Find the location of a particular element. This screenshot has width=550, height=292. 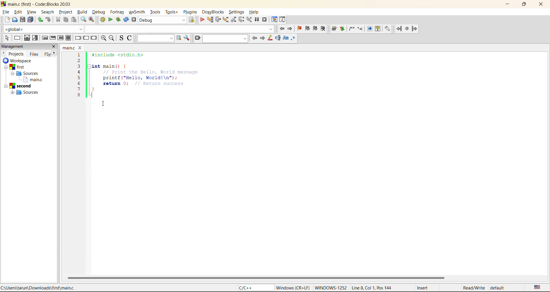

replace is located at coordinates (91, 20).